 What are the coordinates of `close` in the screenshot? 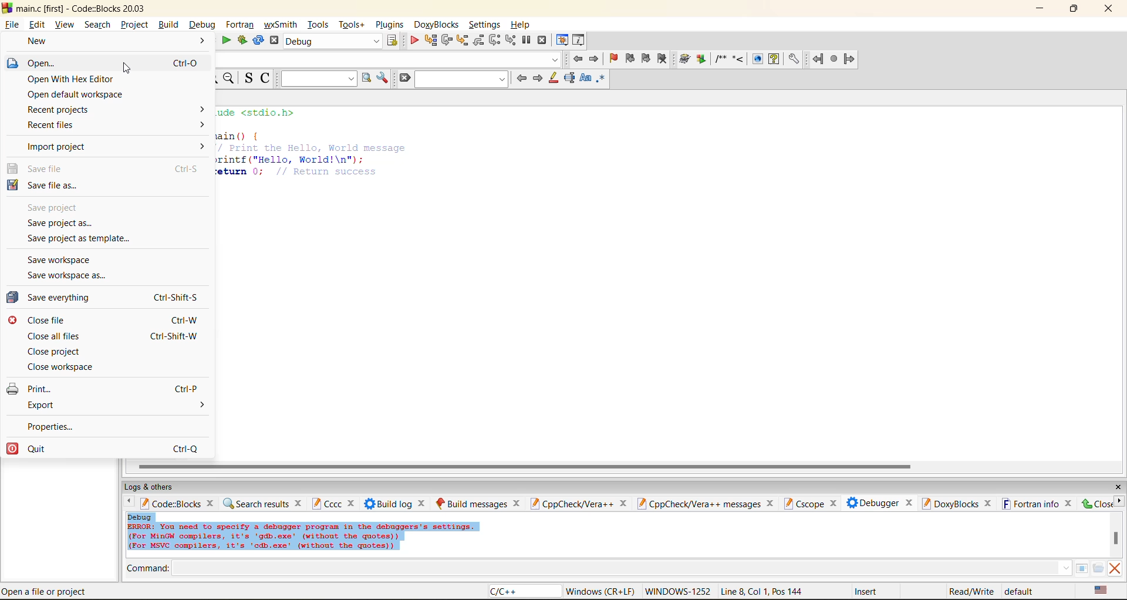 It's located at (1069, 503).